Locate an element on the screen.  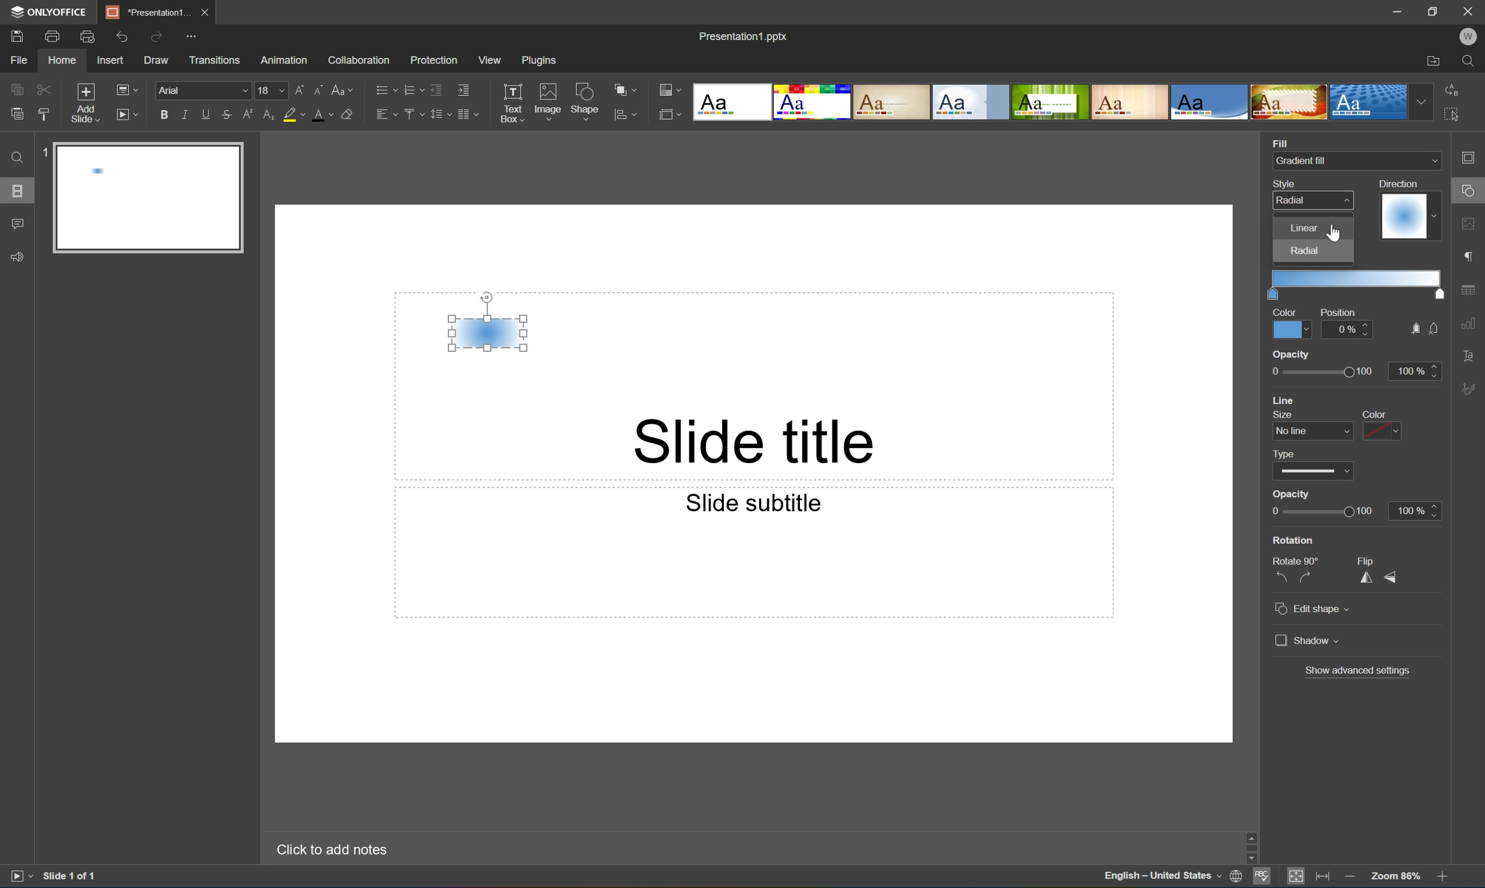
Decrease indent is located at coordinates (435, 89).